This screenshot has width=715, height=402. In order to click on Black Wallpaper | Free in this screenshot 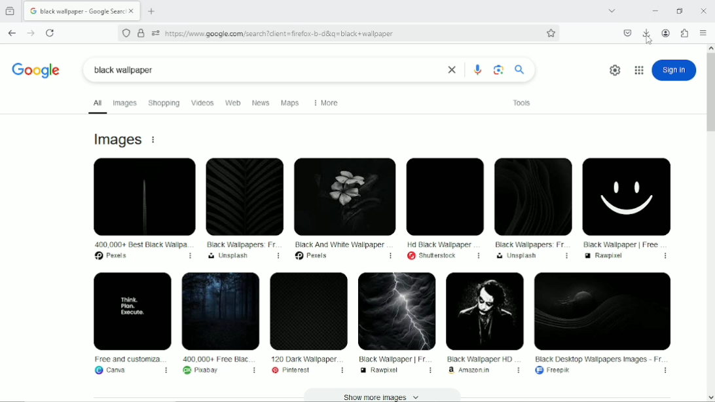, I will do `click(626, 208)`.